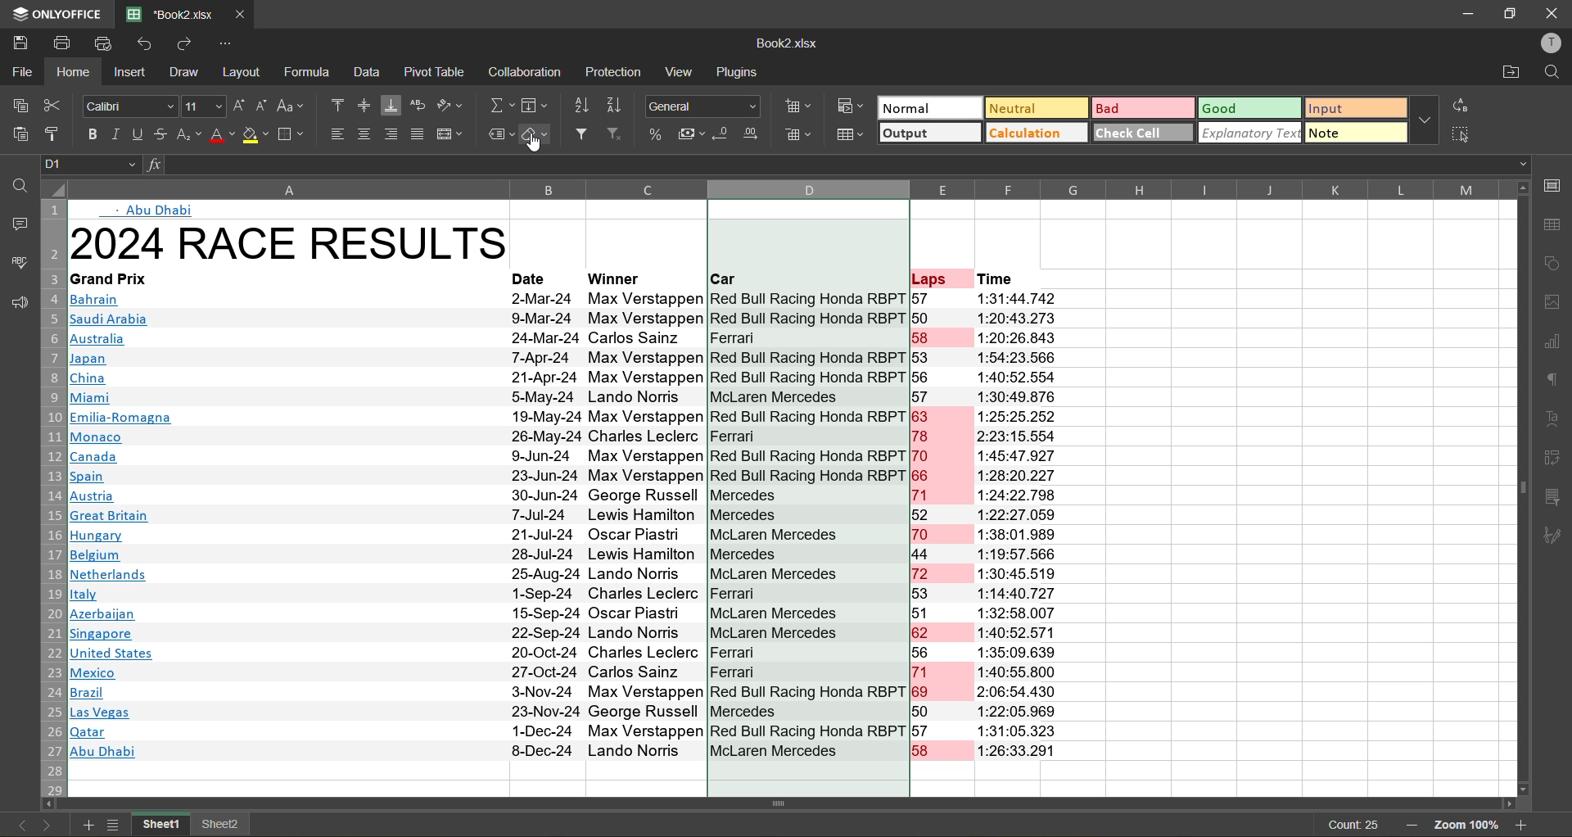 Image resolution: width=1572 pixels, height=837 pixels. I want to click on strikethrough, so click(162, 133).